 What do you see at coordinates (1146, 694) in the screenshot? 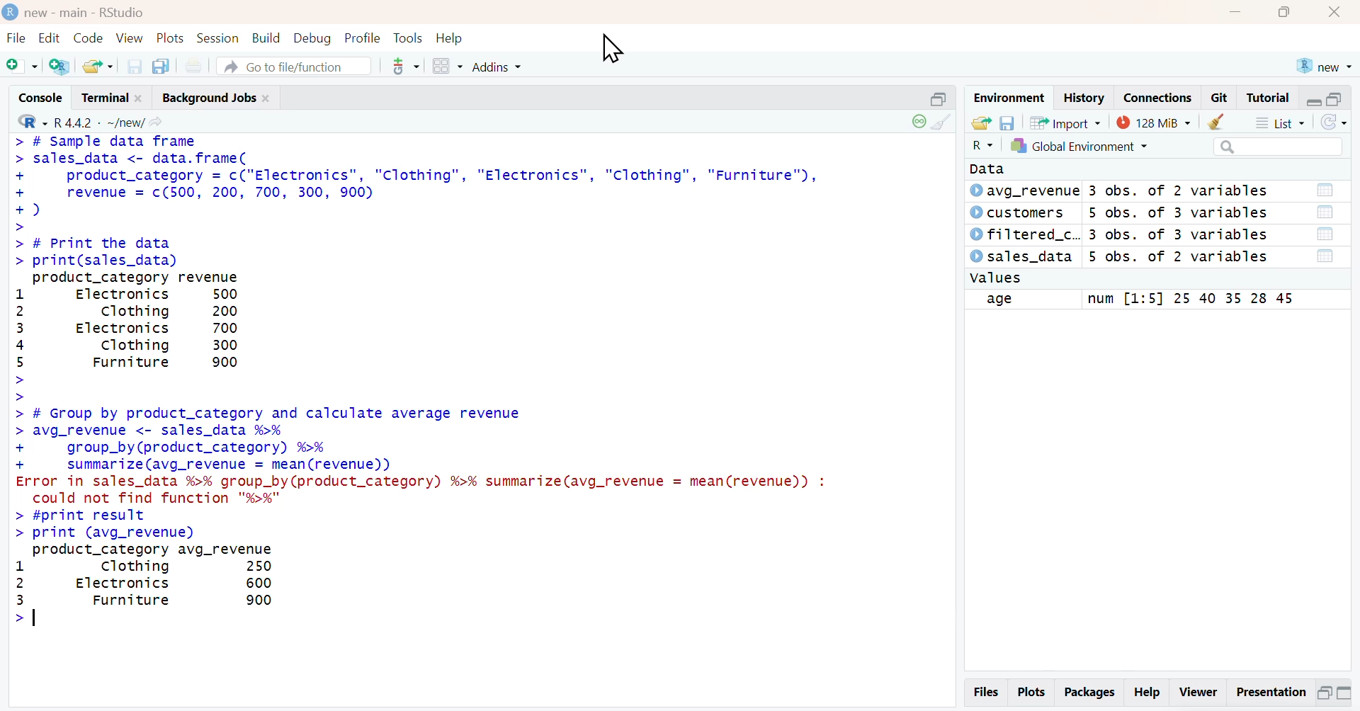
I see `Help` at bounding box center [1146, 694].